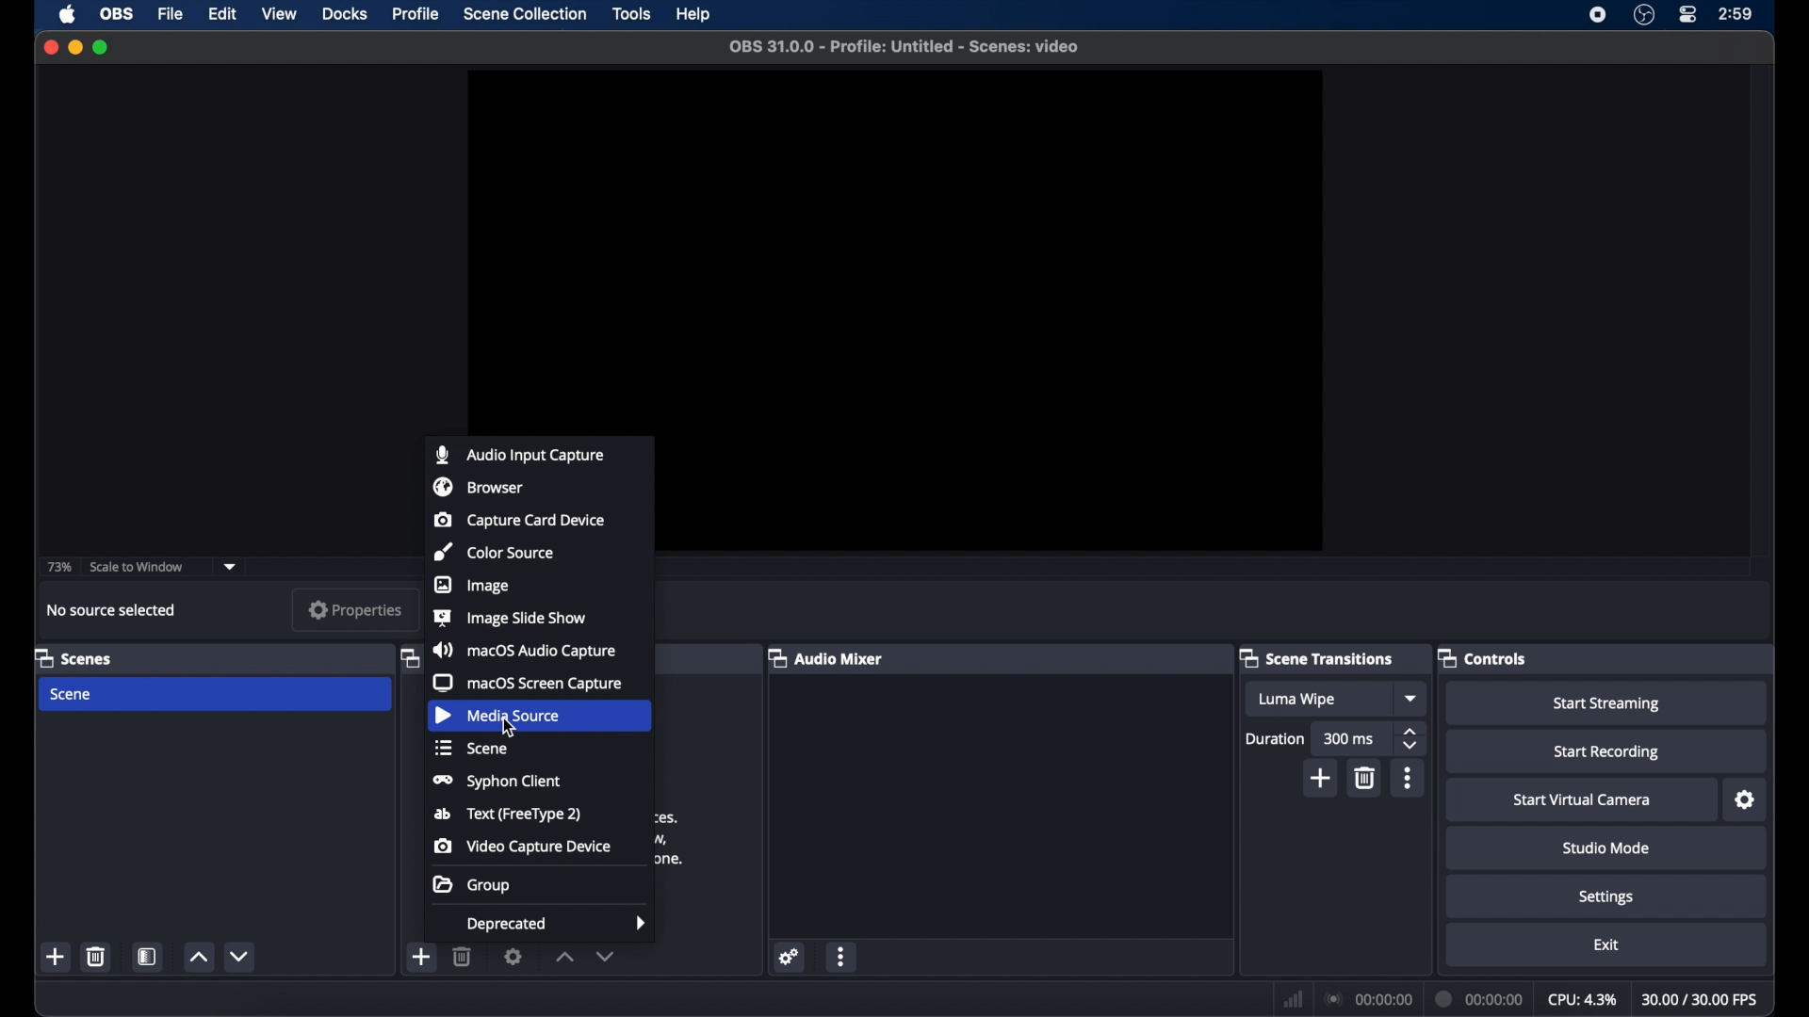  What do you see at coordinates (57, 568) in the screenshot?
I see `73%` at bounding box center [57, 568].